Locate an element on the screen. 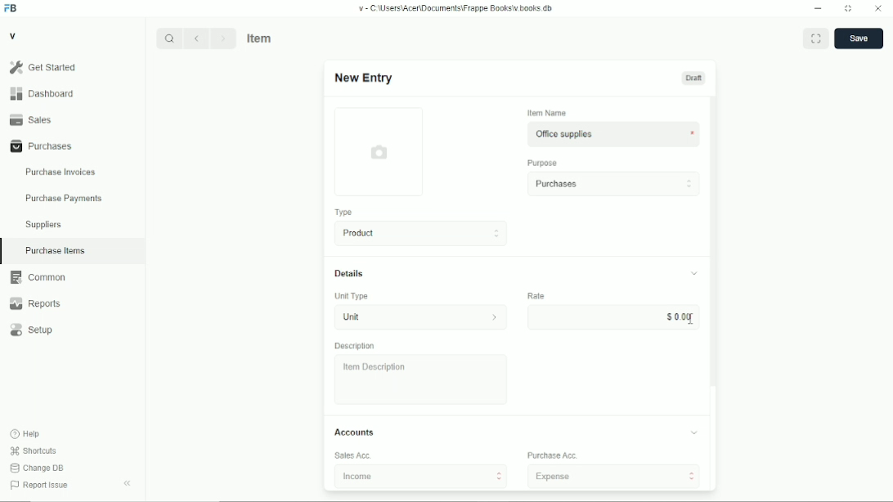  item name is located at coordinates (548, 113).